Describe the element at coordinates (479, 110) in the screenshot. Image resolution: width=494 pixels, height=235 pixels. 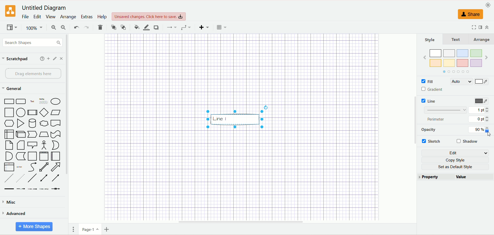
I see `1 pt` at that location.